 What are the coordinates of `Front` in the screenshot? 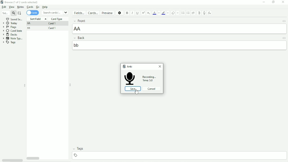 It's located at (113, 21).